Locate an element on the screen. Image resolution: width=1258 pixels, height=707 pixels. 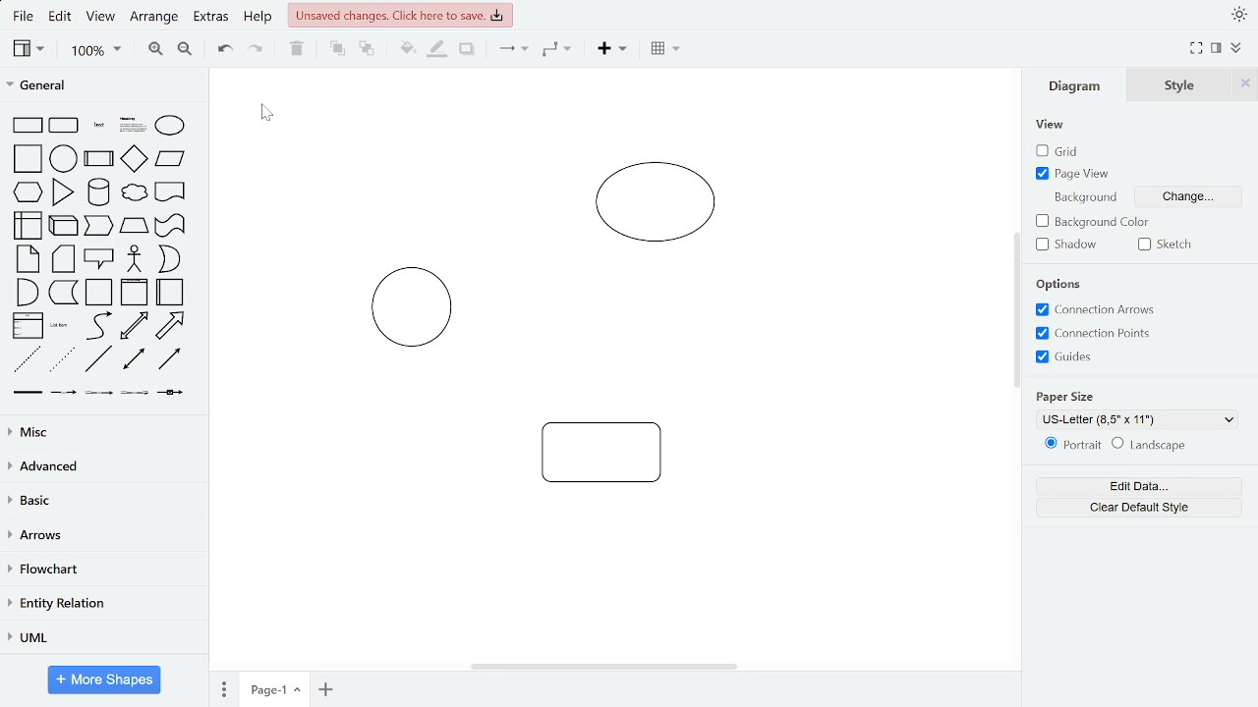
note is located at coordinates (28, 259).